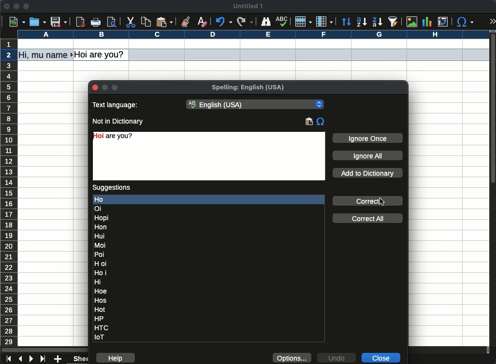  What do you see at coordinates (382, 358) in the screenshot?
I see `close` at bounding box center [382, 358].